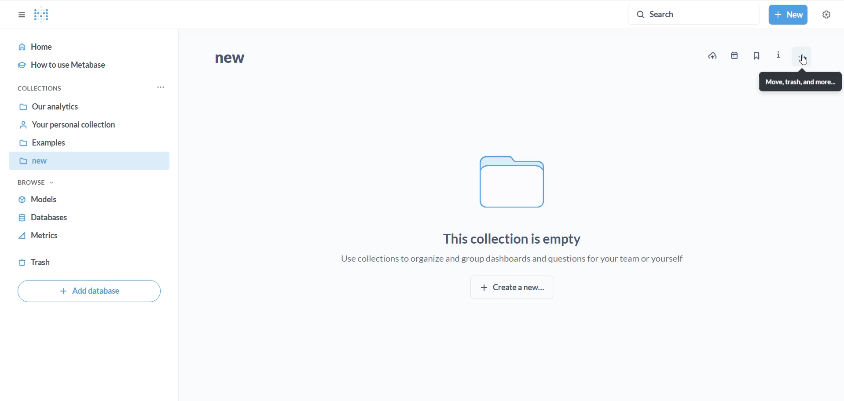 The image size is (844, 401). I want to click on how to use metabase, so click(84, 67).